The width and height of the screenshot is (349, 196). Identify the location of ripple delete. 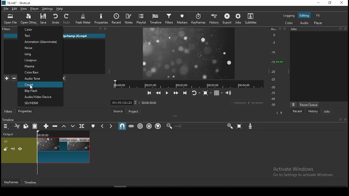
(55, 127).